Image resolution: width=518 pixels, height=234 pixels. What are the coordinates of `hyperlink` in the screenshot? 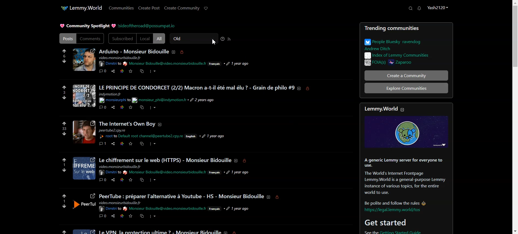 It's located at (394, 210).